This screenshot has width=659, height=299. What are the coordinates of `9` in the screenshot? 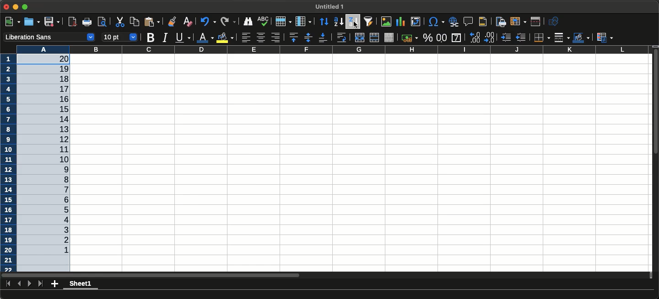 It's located at (60, 139).